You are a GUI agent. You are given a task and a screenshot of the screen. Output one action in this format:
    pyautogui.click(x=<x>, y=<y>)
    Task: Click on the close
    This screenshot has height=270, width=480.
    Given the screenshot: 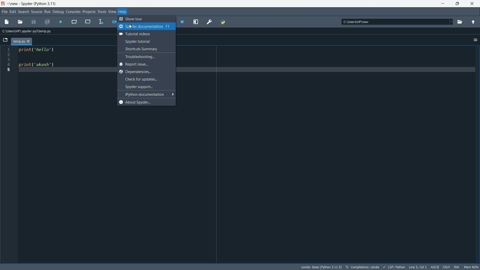 What is the action you would take?
    pyautogui.click(x=29, y=42)
    